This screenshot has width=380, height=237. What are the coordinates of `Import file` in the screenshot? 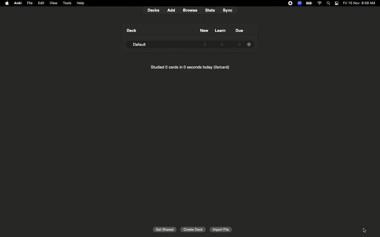 It's located at (221, 230).